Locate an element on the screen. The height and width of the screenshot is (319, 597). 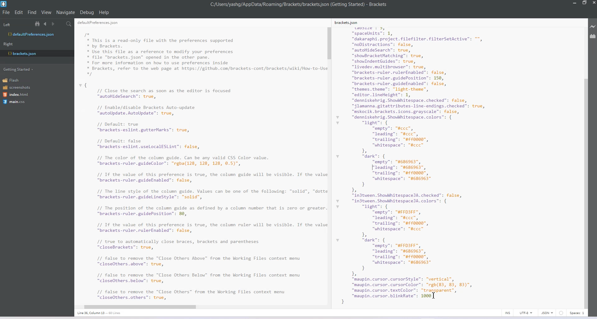
UTF-8 is located at coordinates (526, 313).